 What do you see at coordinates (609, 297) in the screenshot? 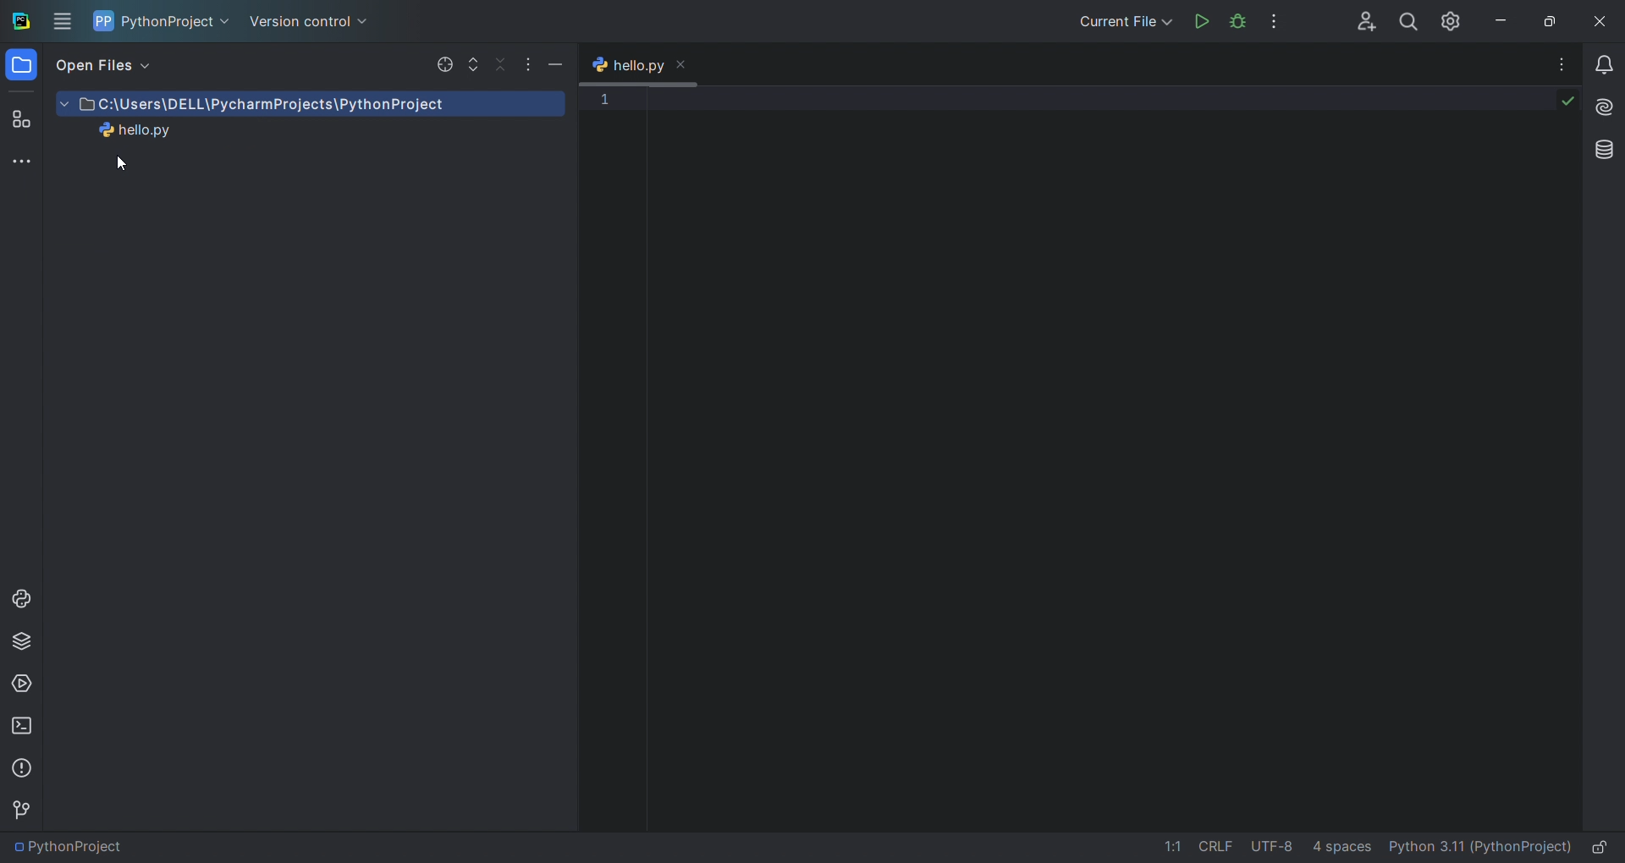
I see `line number` at bounding box center [609, 297].